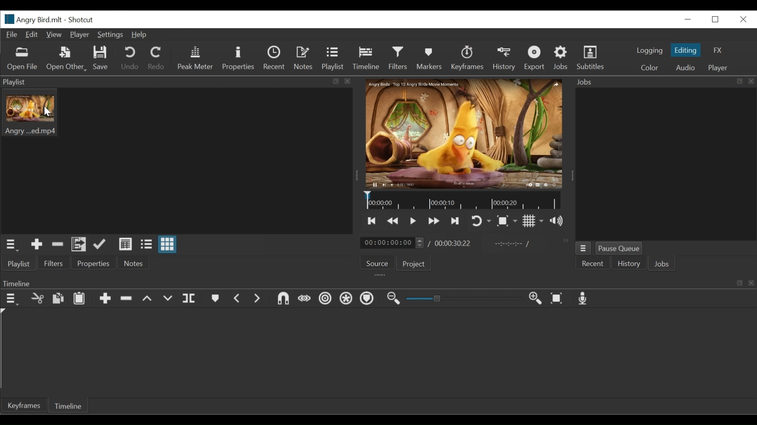  What do you see at coordinates (534, 58) in the screenshot?
I see `Export` at bounding box center [534, 58].